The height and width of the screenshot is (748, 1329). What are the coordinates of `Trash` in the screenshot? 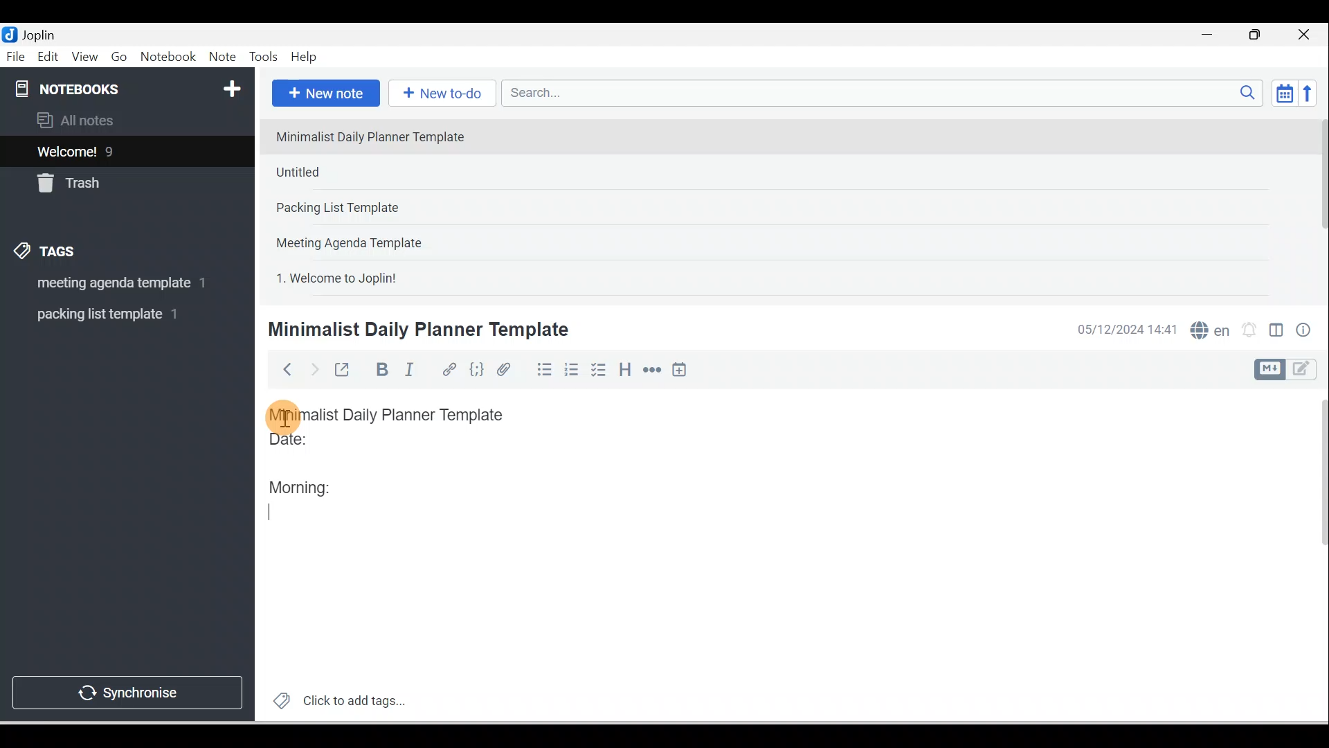 It's located at (102, 179).